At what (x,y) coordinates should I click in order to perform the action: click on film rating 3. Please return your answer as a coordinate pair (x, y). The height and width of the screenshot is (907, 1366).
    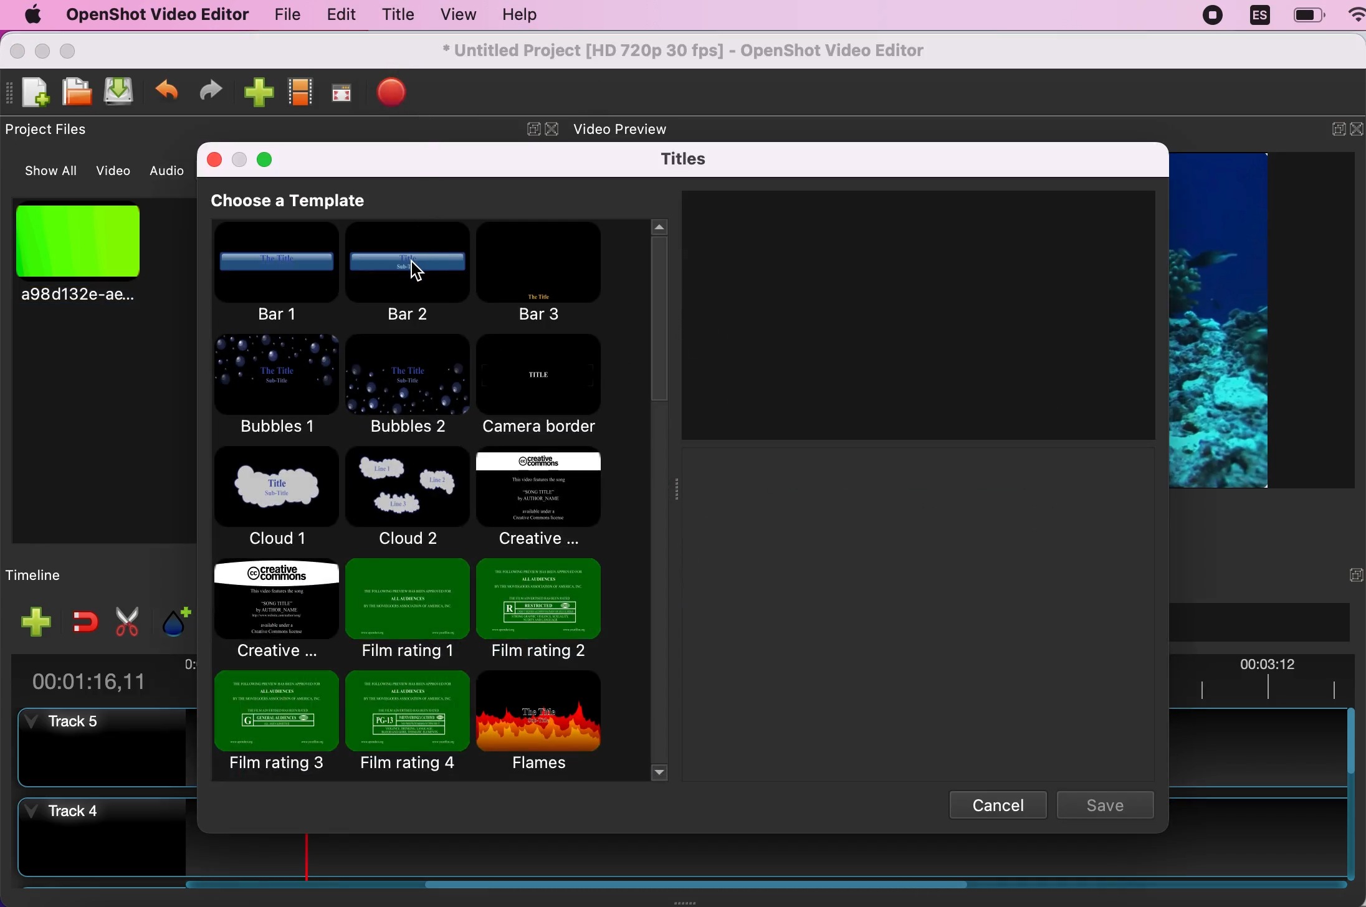
    Looking at the image, I should click on (277, 726).